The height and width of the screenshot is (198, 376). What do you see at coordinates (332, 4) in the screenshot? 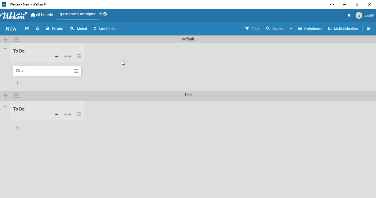
I see `settings and more` at bounding box center [332, 4].